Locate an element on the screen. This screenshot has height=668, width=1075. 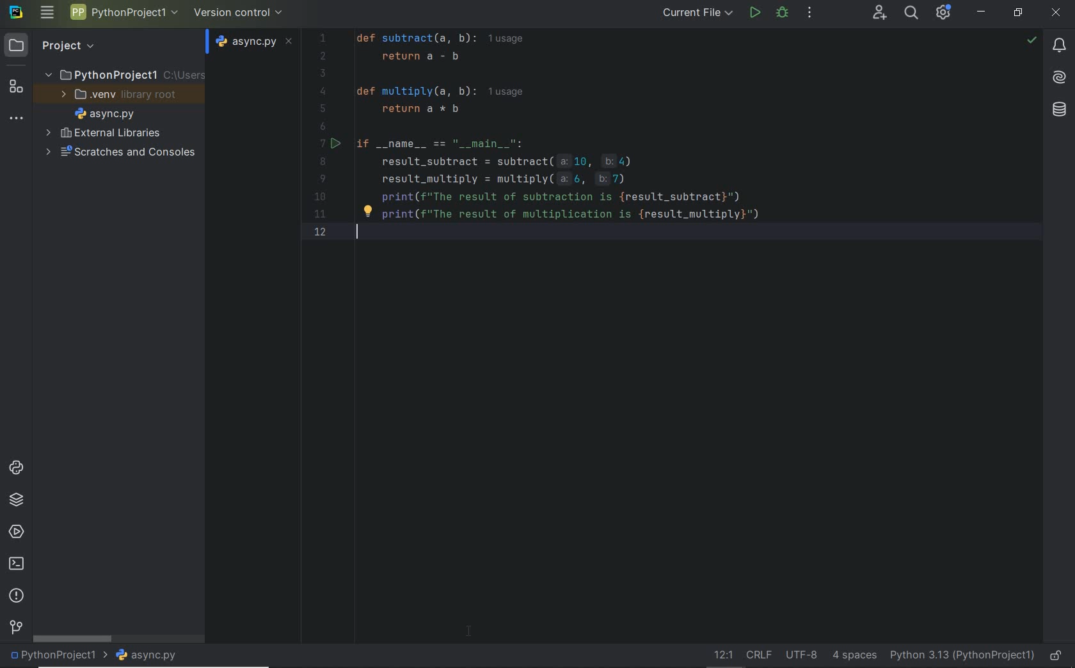
no problem is located at coordinates (1031, 40).